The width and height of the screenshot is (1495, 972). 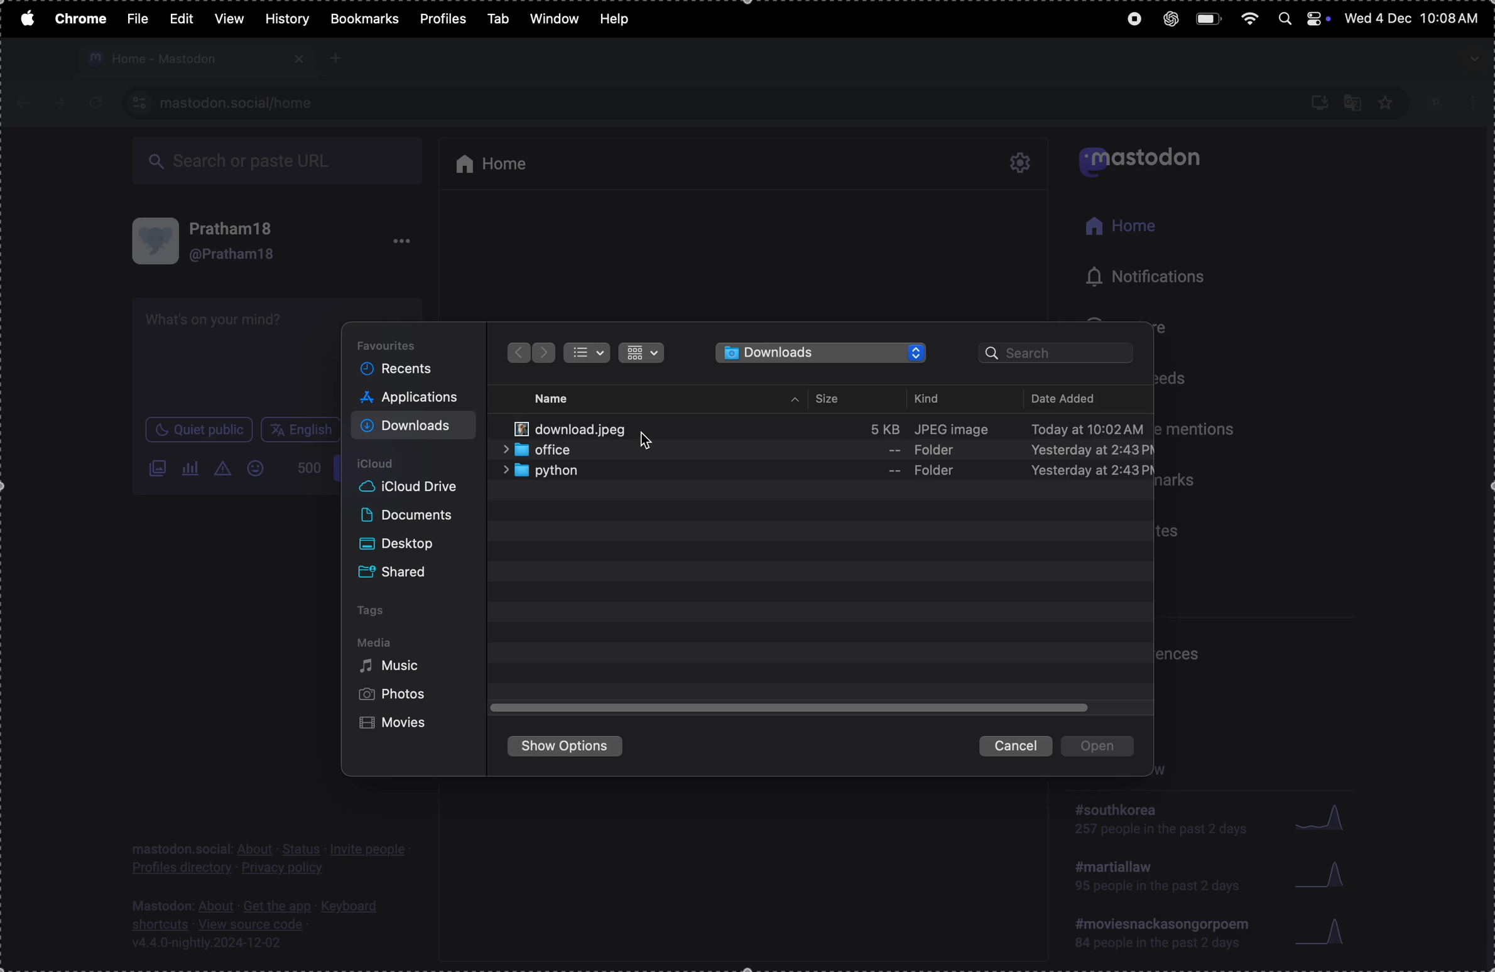 I want to click on textbox, so click(x=237, y=357).